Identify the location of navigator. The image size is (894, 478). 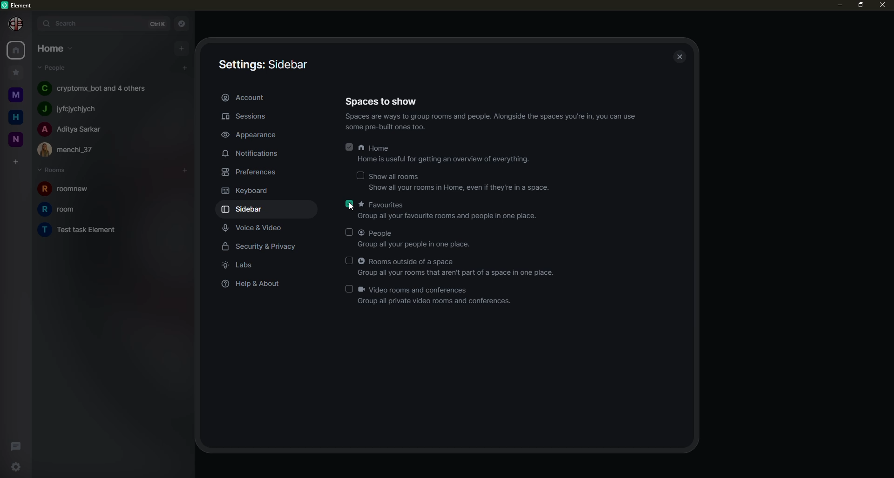
(183, 23).